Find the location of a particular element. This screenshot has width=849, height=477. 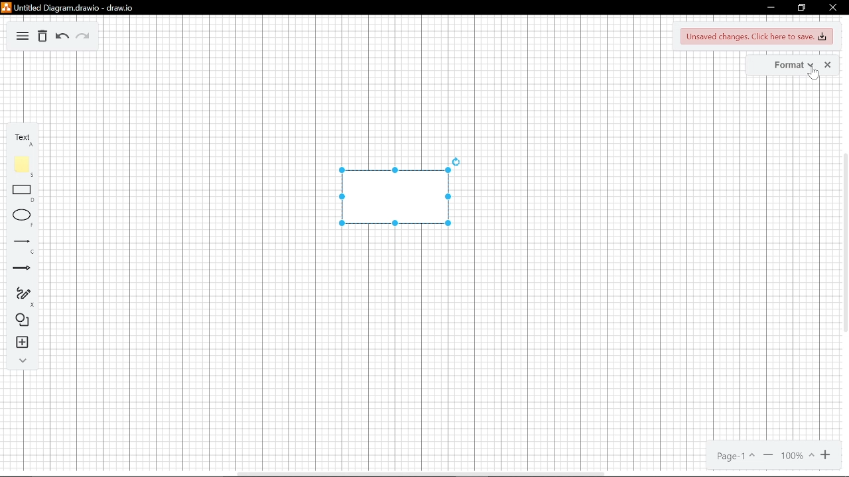

maximize is located at coordinates (801, 7).